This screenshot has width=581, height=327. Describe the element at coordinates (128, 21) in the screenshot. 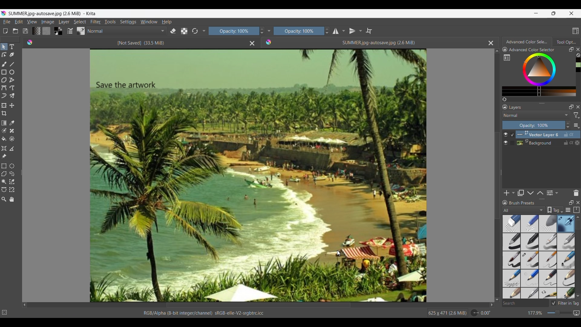

I see `Settings` at that location.